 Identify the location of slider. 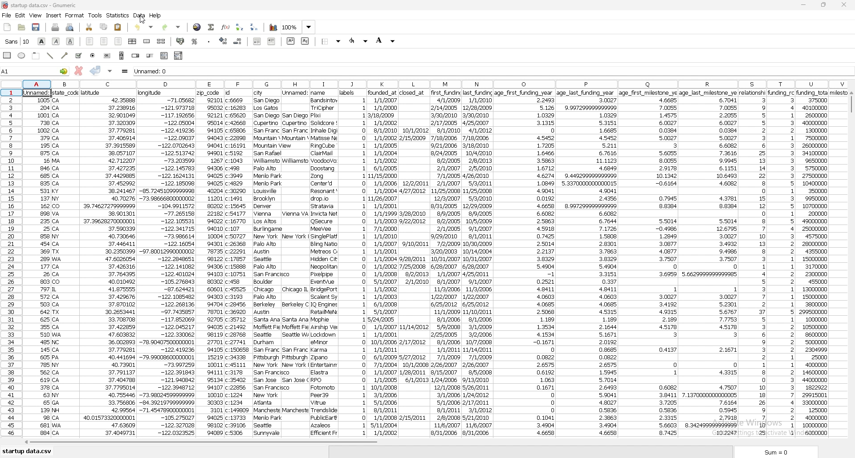
(150, 56).